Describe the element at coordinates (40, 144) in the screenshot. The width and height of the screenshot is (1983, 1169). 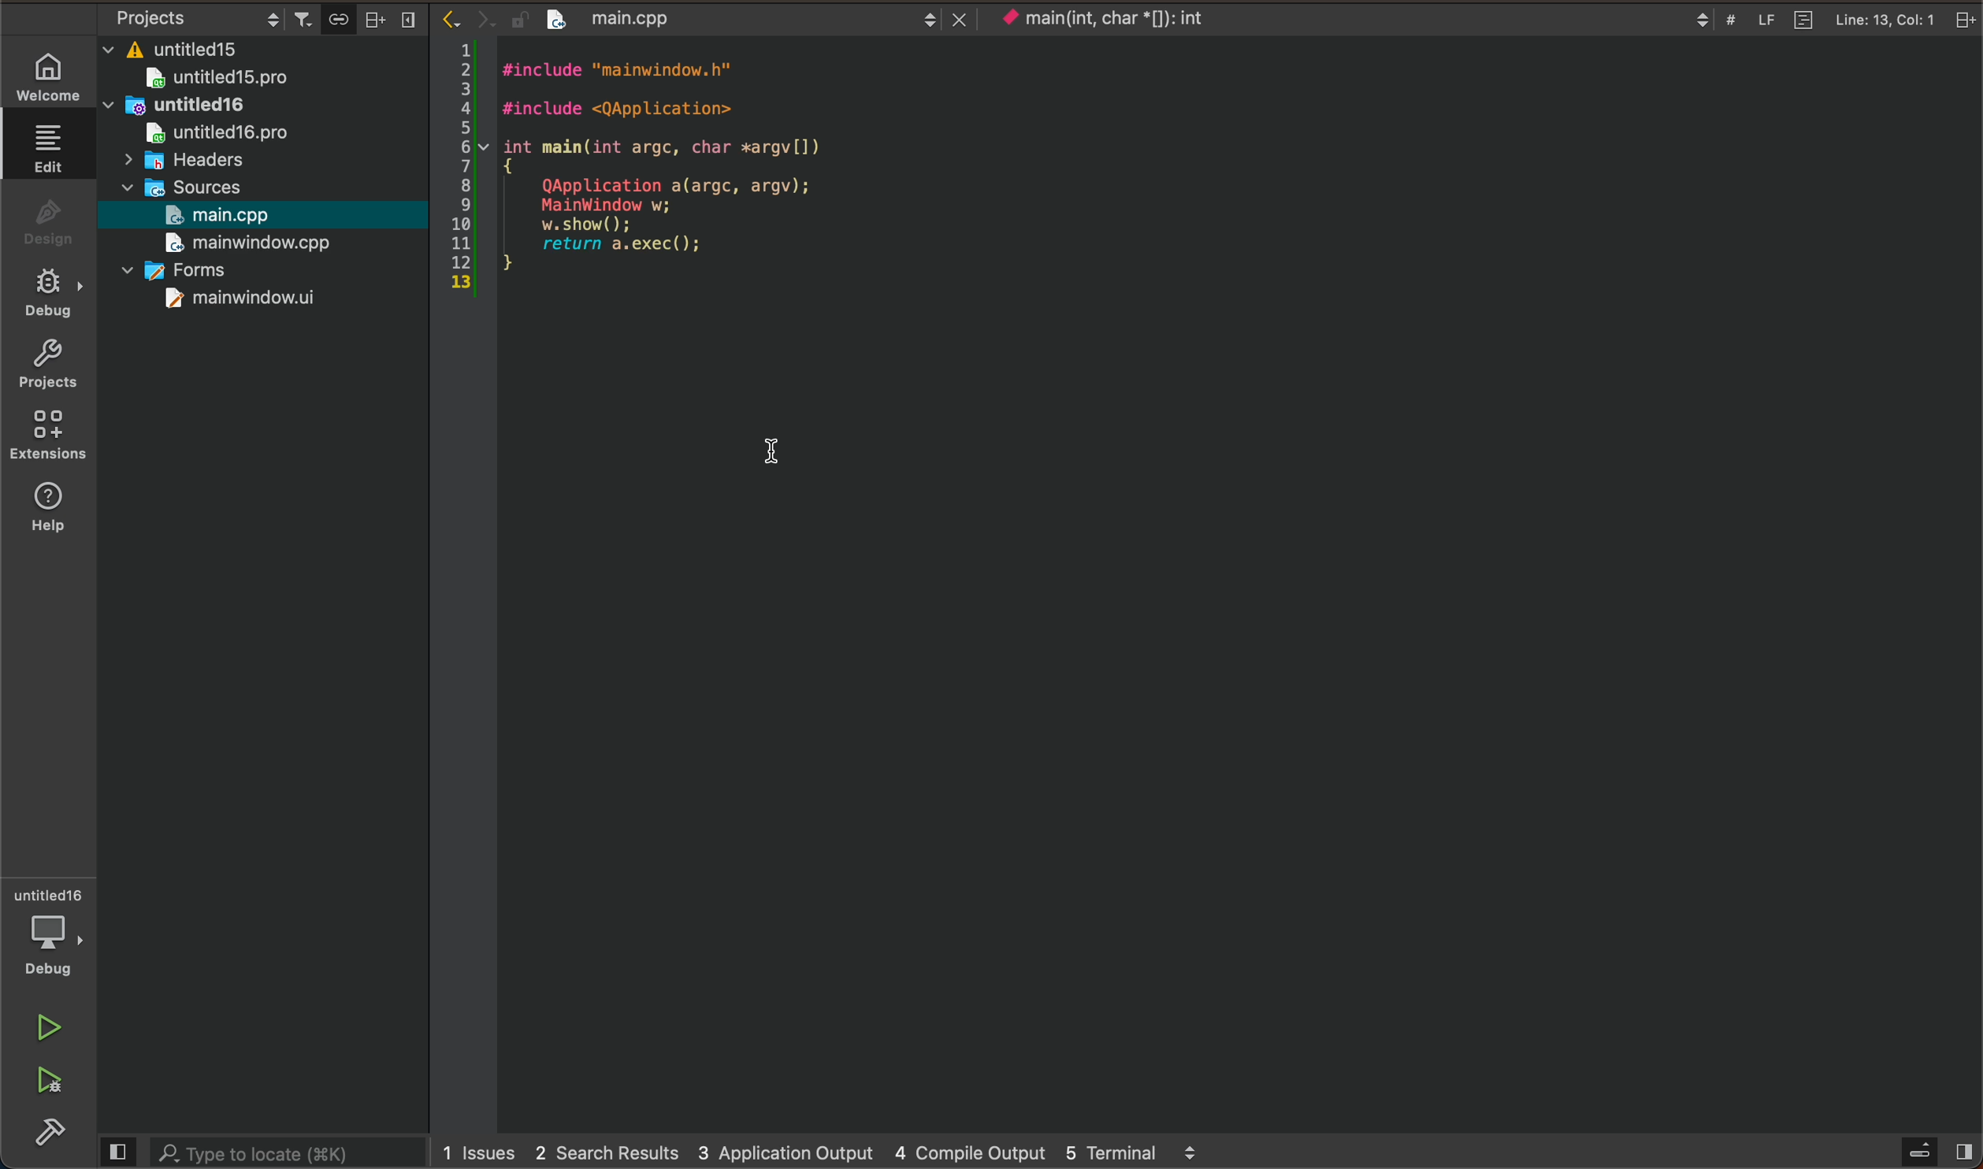
I see `edit` at that location.